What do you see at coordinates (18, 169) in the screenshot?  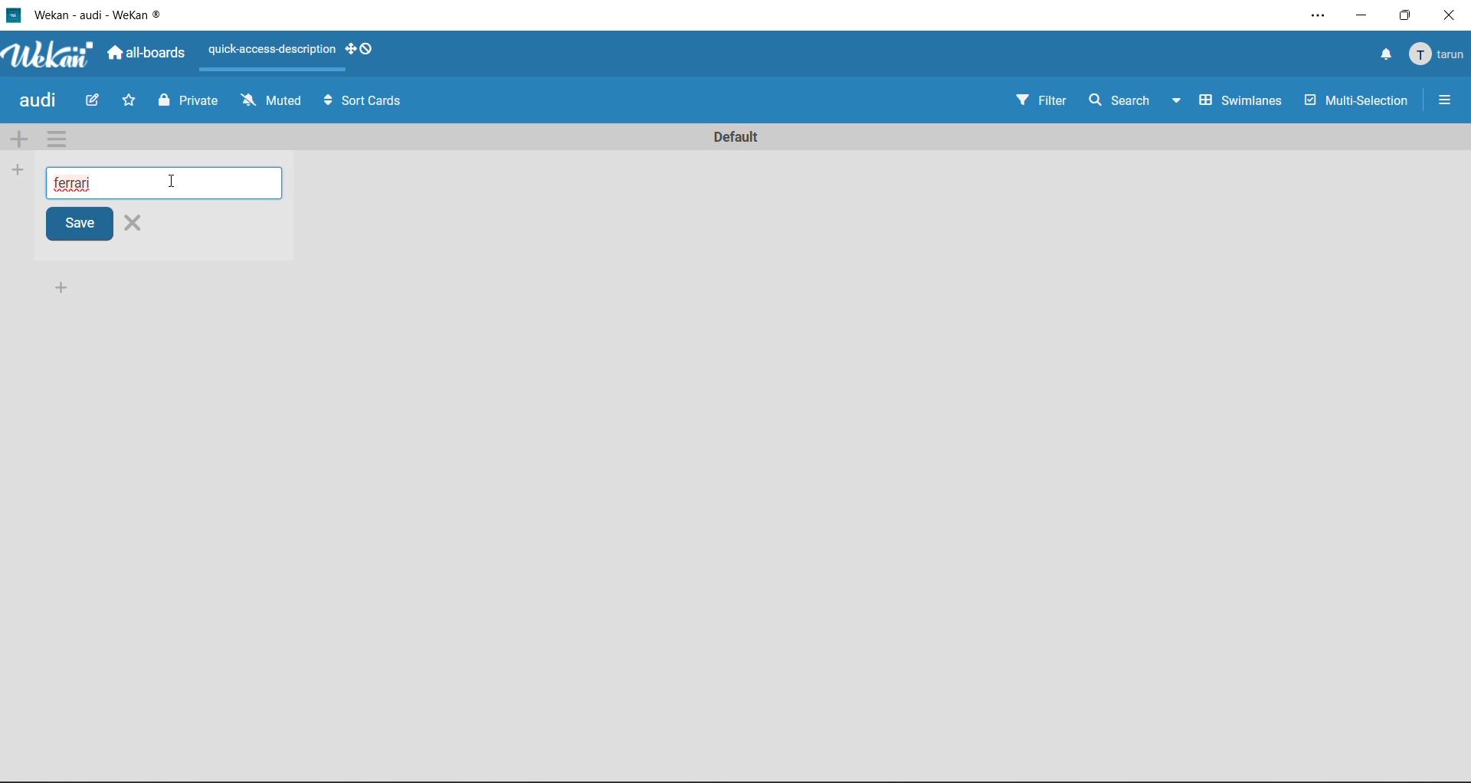 I see `add list` at bounding box center [18, 169].